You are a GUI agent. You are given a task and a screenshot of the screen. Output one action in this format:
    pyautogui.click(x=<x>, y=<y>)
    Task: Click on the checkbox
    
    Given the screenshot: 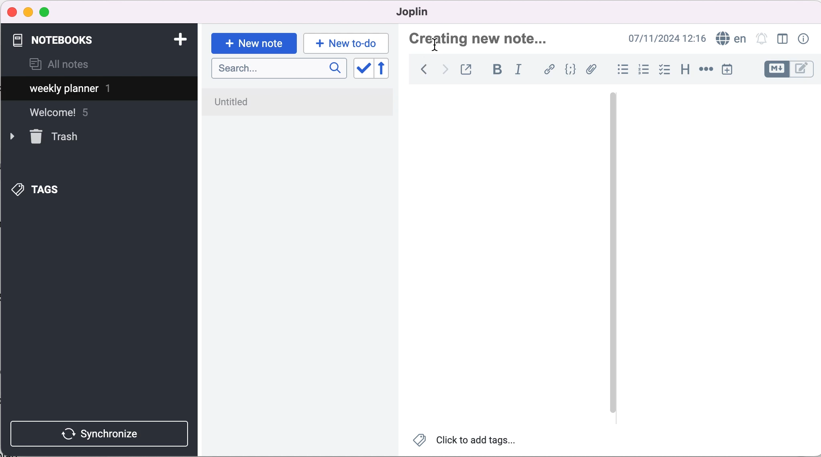 What is the action you would take?
    pyautogui.click(x=664, y=70)
    